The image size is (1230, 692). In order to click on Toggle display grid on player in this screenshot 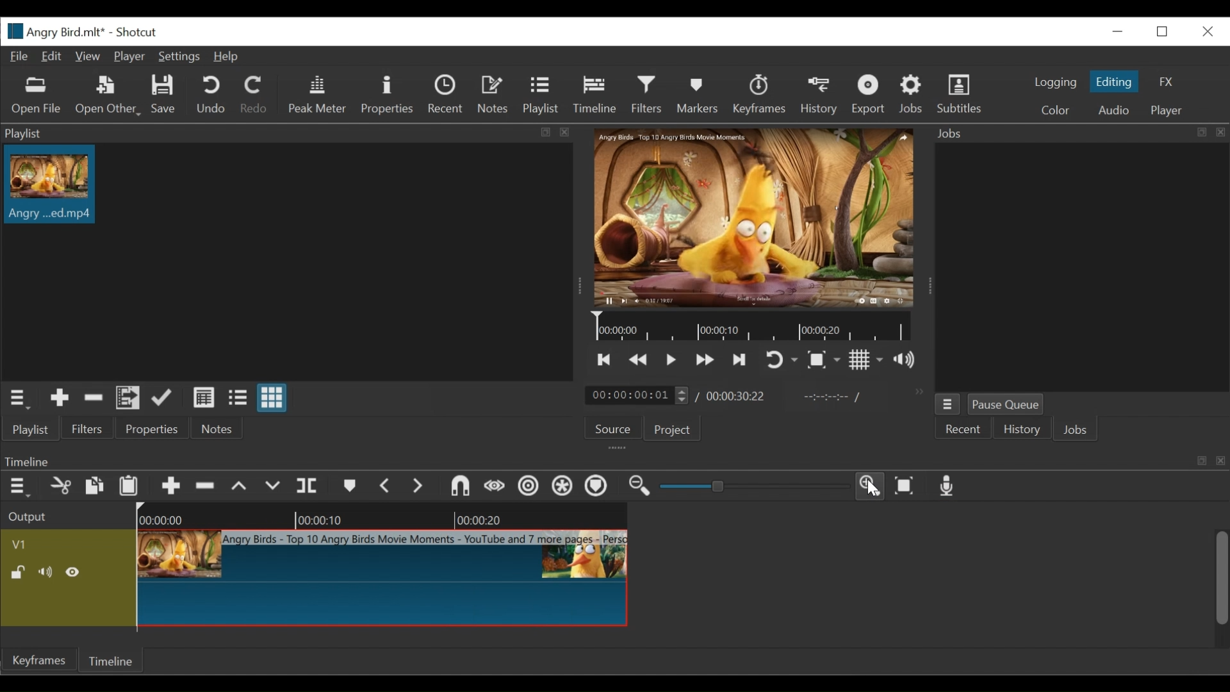, I will do `click(867, 360)`.